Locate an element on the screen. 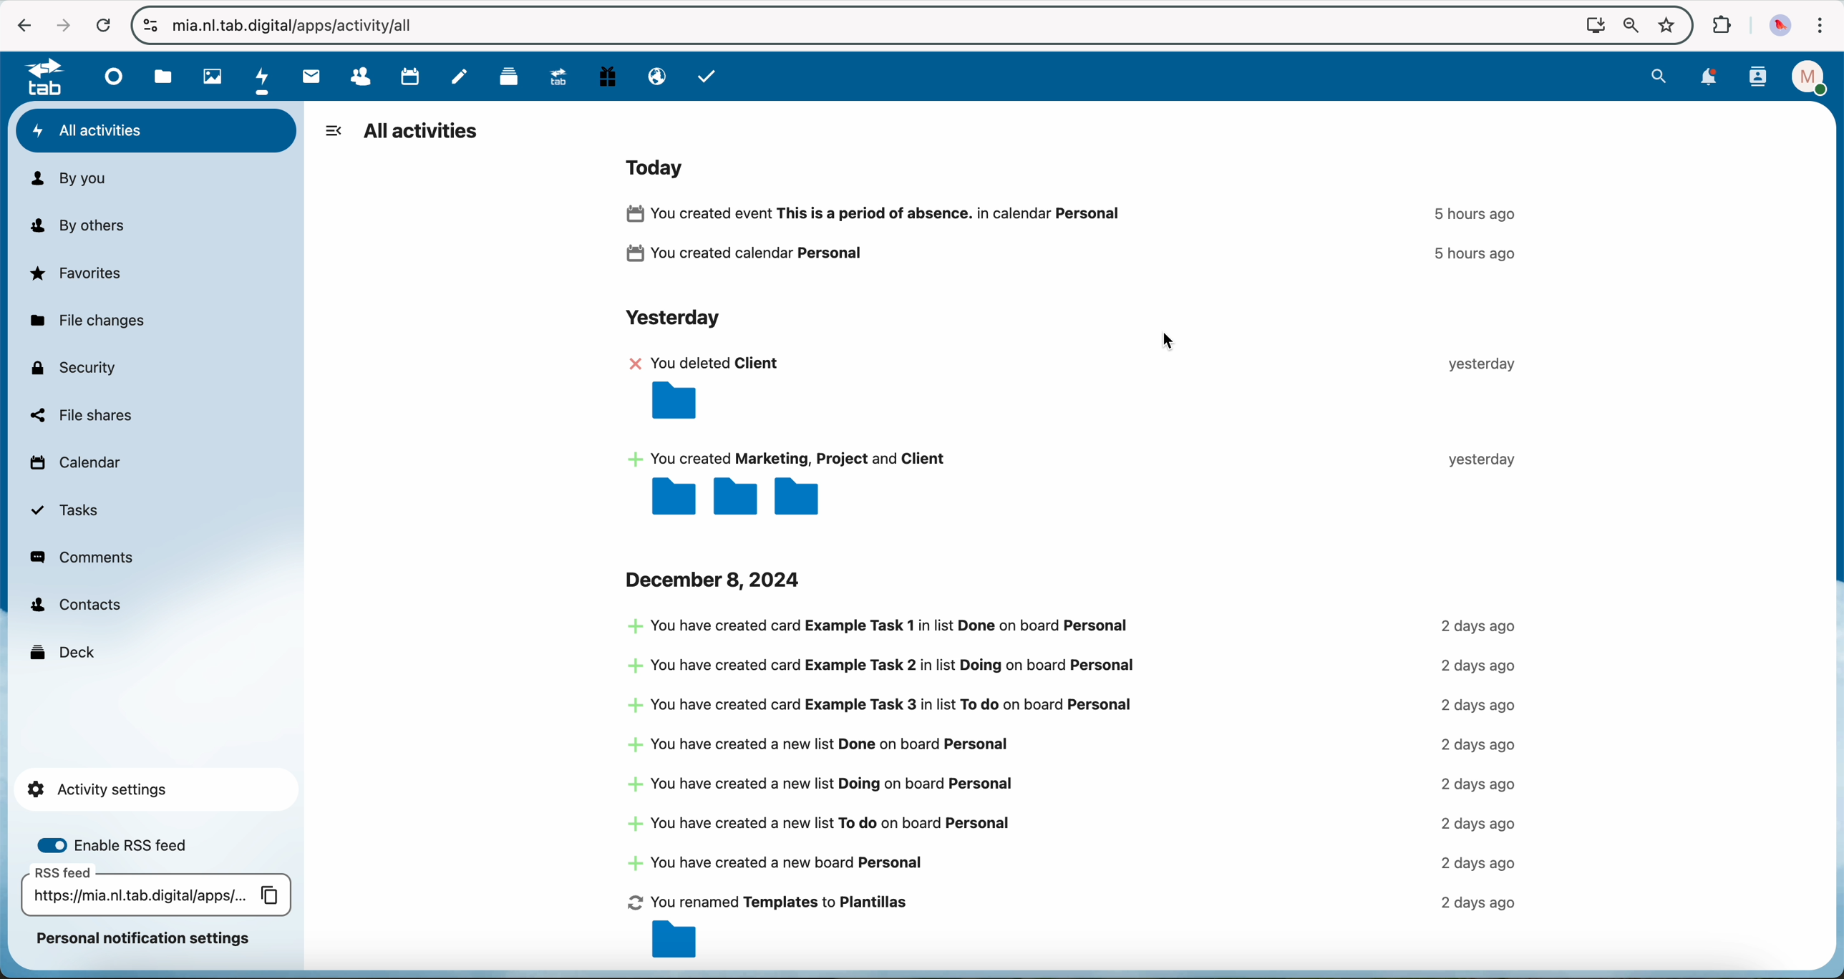  notes is located at coordinates (462, 76).